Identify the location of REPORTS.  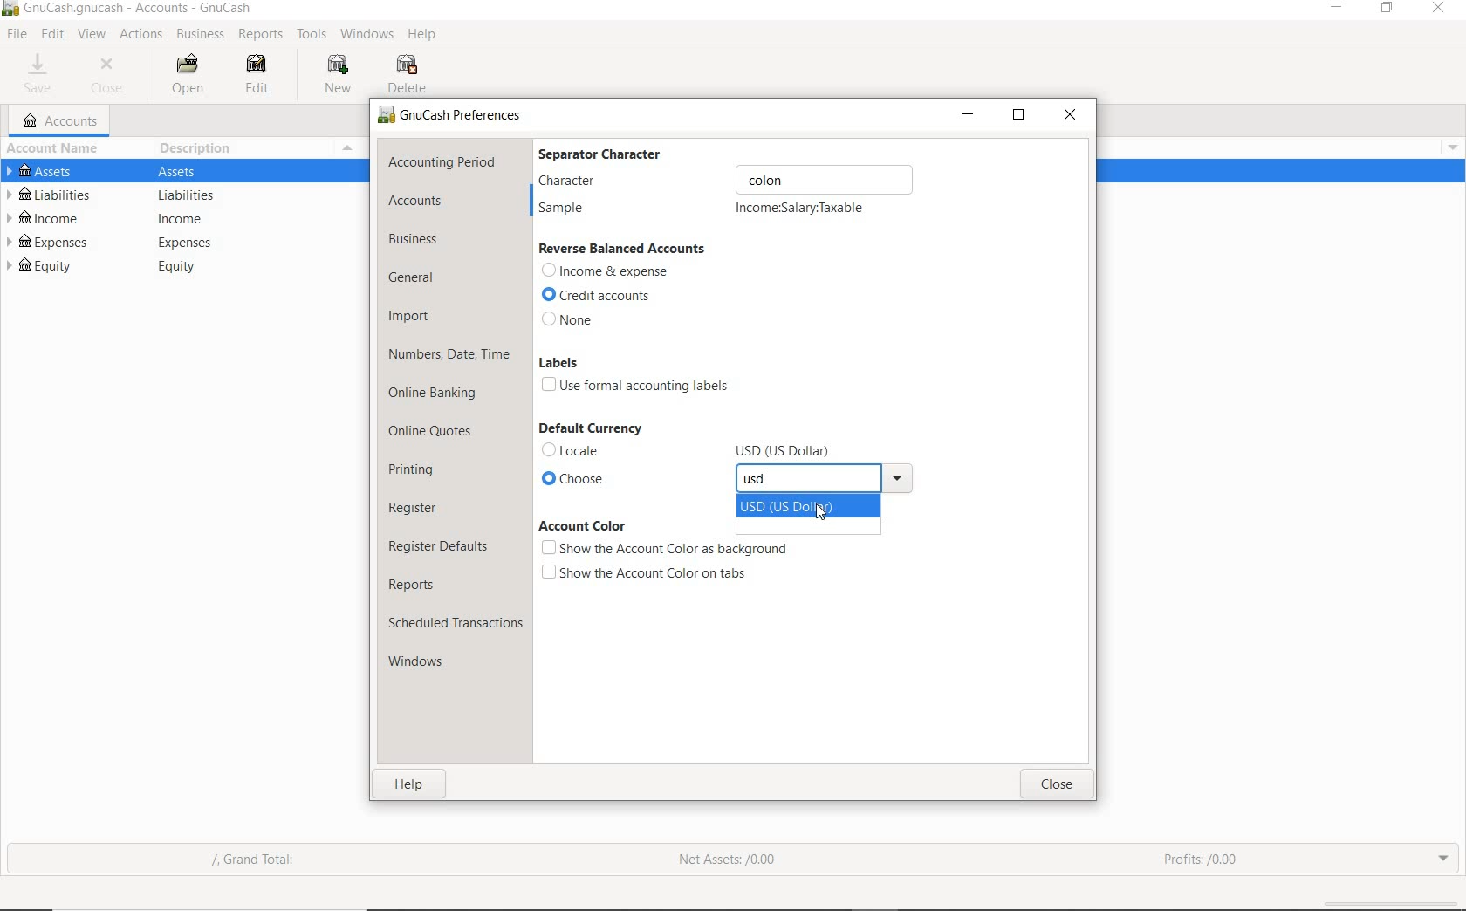
(261, 35).